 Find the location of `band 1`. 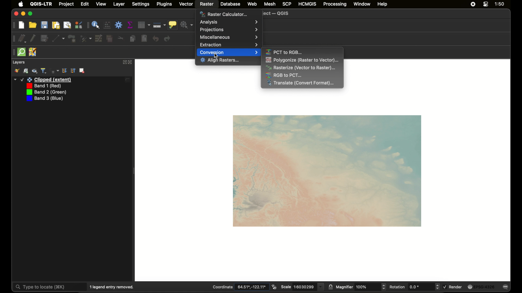

band 1 is located at coordinates (43, 86).